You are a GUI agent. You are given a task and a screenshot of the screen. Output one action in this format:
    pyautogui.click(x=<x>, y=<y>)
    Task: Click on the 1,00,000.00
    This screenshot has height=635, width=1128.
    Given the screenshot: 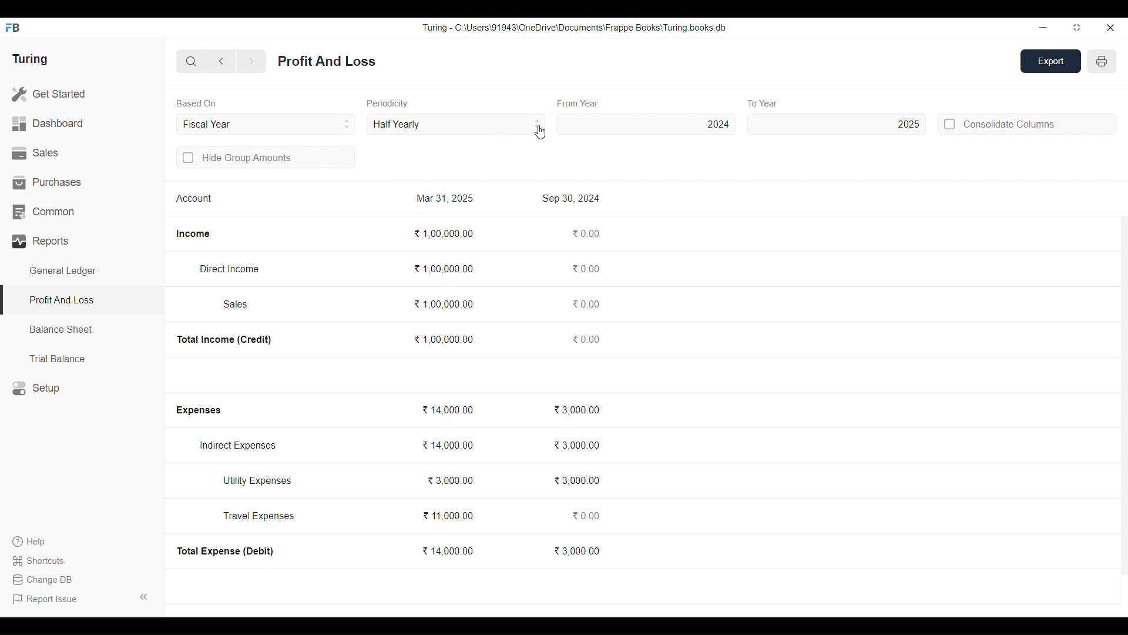 What is the action you would take?
    pyautogui.click(x=444, y=233)
    